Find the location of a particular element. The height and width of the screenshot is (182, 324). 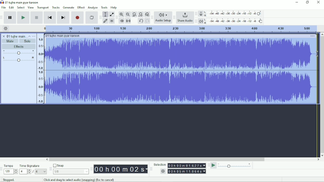

Audacity edit toolbar is located at coordinates (116, 17).